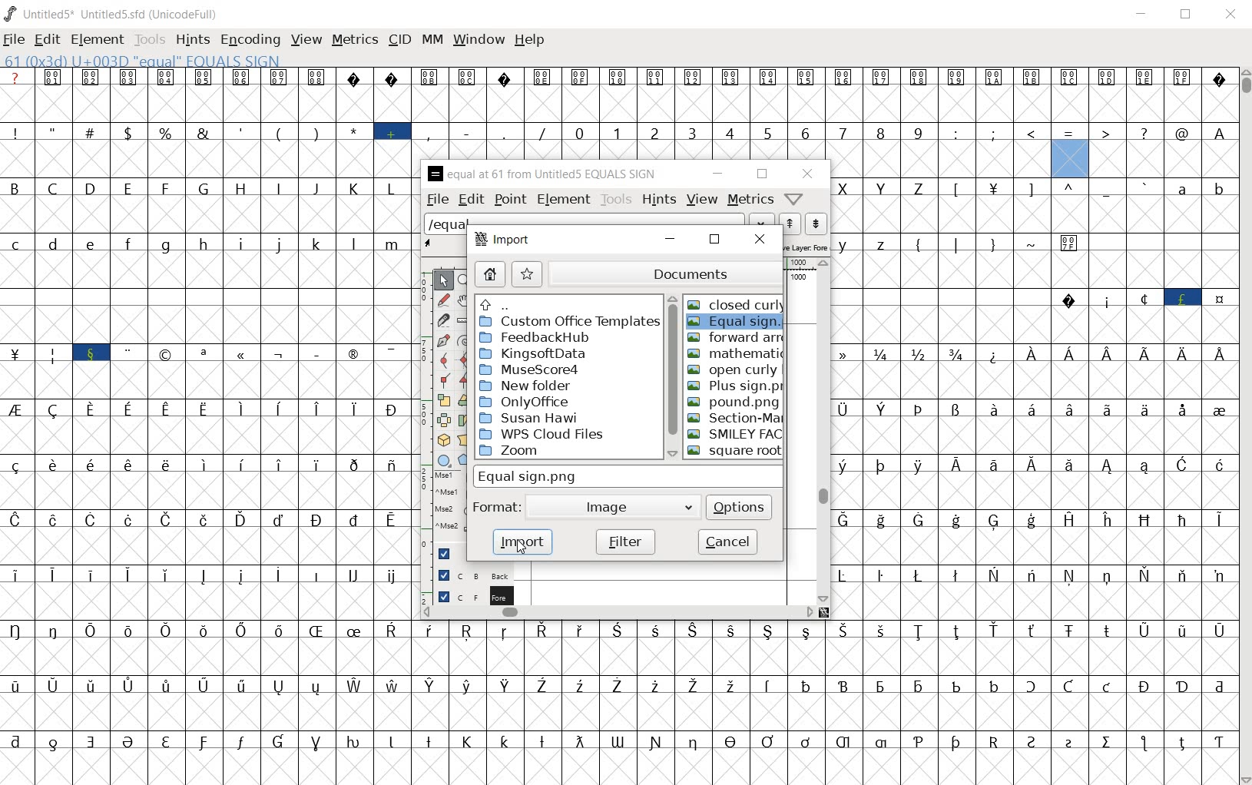  Describe the element at coordinates (442, 341) in the screenshot. I see `add a point, then drag out its control points` at that location.